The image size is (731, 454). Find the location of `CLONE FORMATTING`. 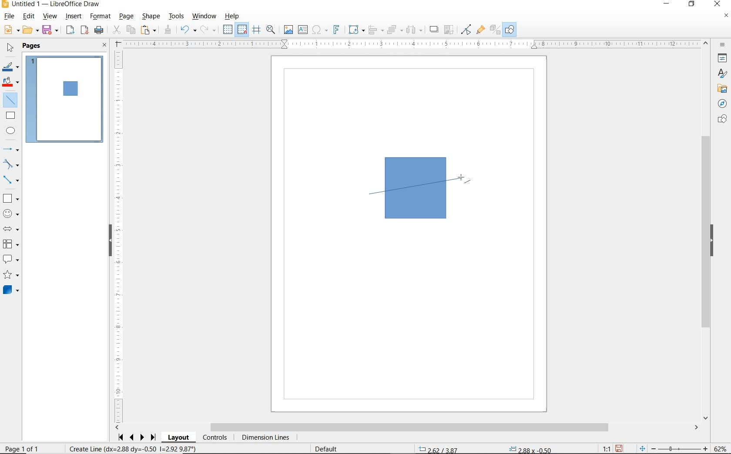

CLONE FORMATTING is located at coordinates (168, 30).